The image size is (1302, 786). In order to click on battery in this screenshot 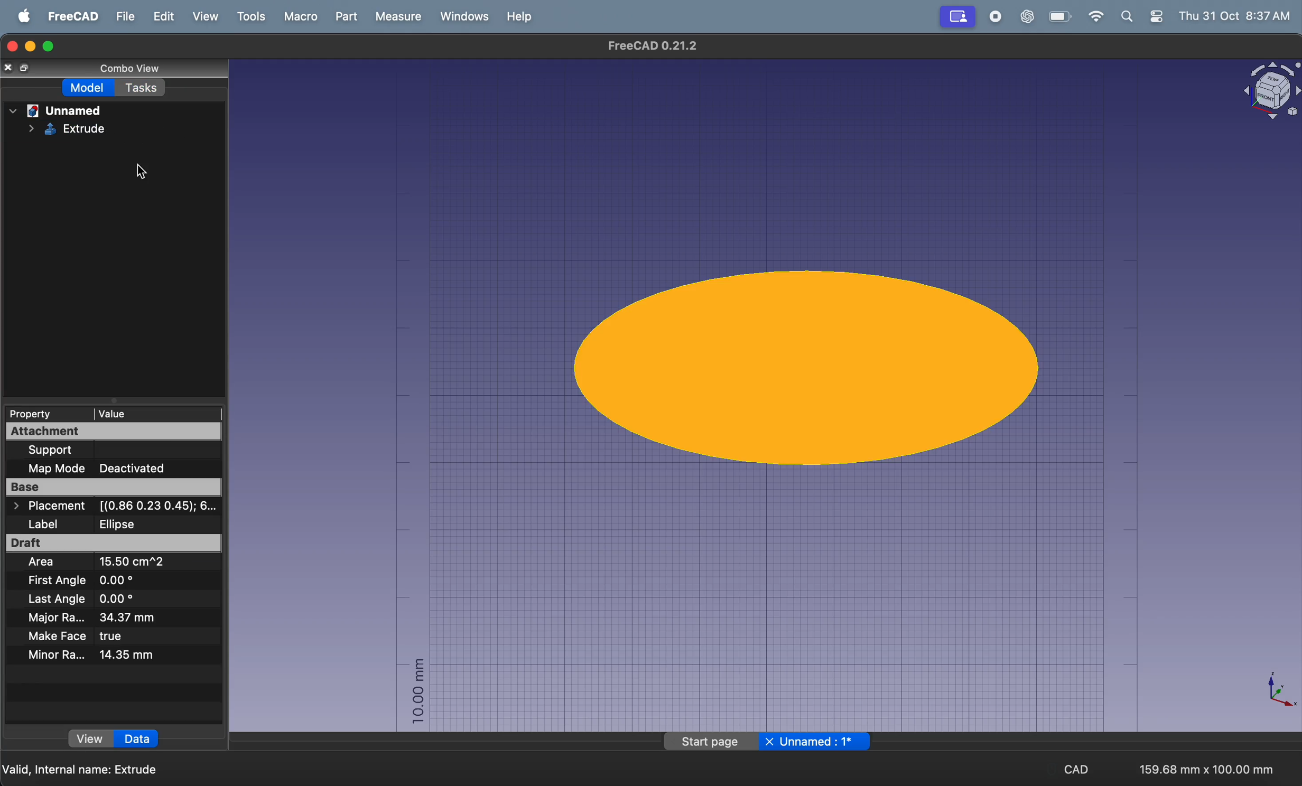, I will do `click(1058, 17)`.